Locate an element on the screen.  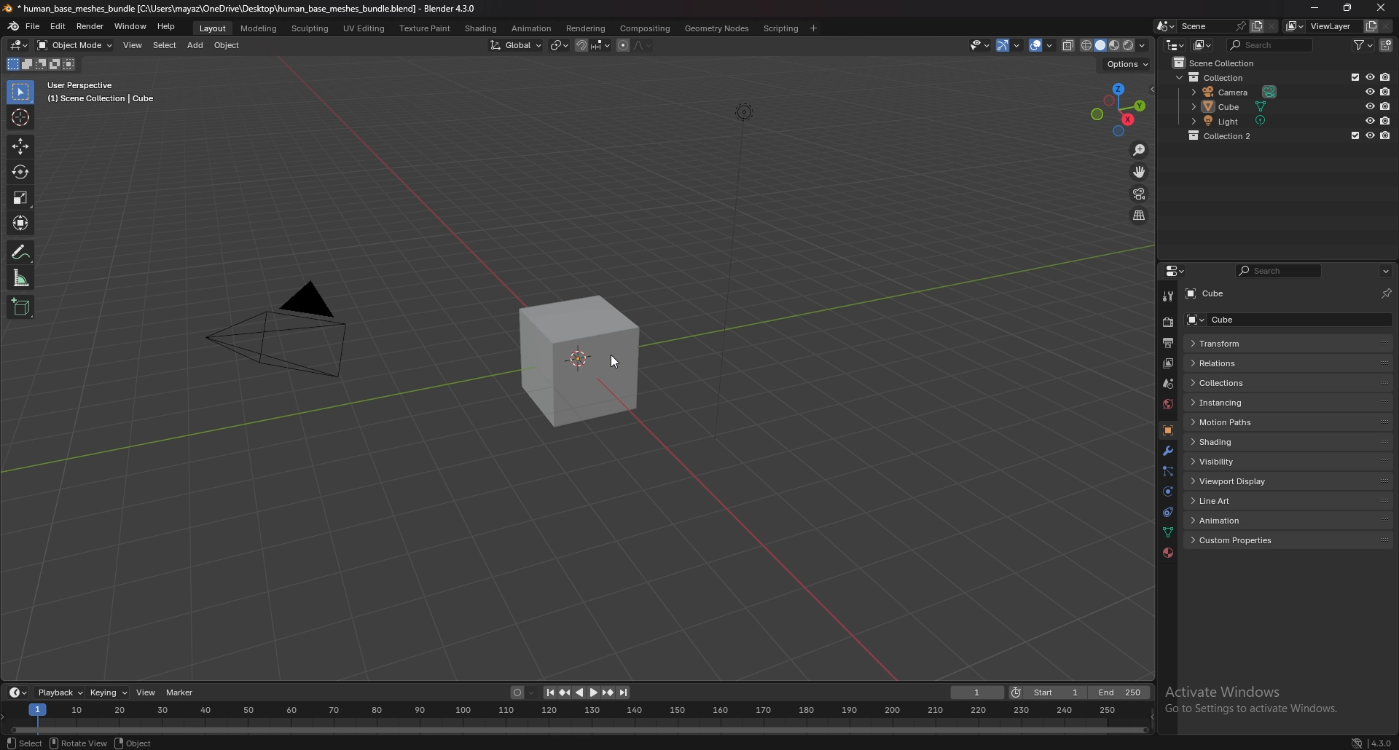
display mode is located at coordinates (1204, 44).